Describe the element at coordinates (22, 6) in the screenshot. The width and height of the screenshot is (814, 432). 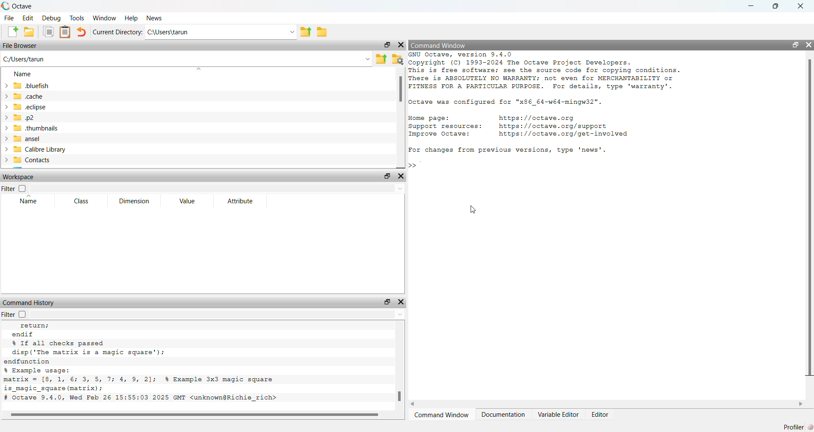
I see `Octave` at that location.